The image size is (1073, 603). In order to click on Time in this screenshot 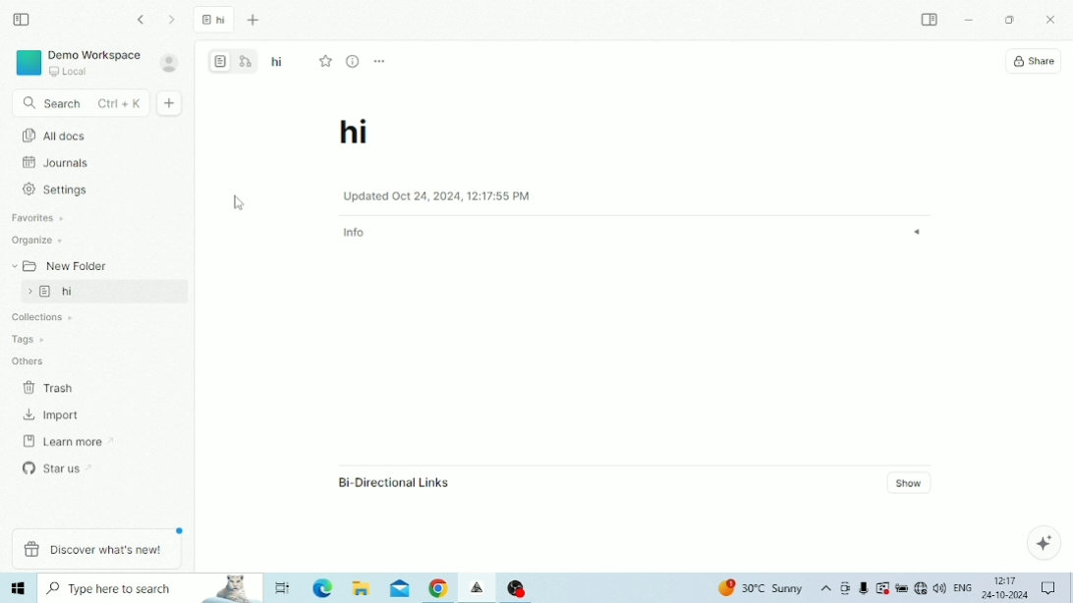, I will do `click(1006, 579)`.